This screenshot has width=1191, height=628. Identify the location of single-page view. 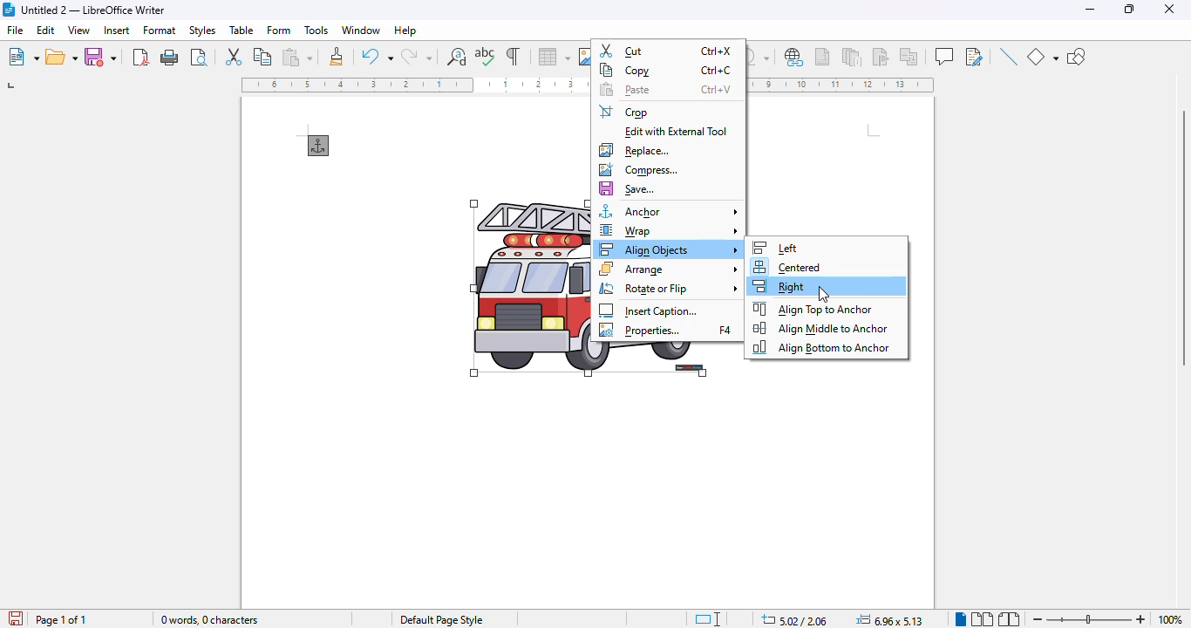
(960, 619).